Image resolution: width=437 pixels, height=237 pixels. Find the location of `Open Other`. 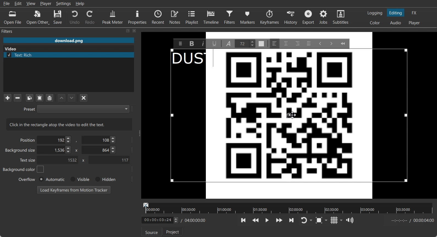

Open Other is located at coordinates (38, 17).